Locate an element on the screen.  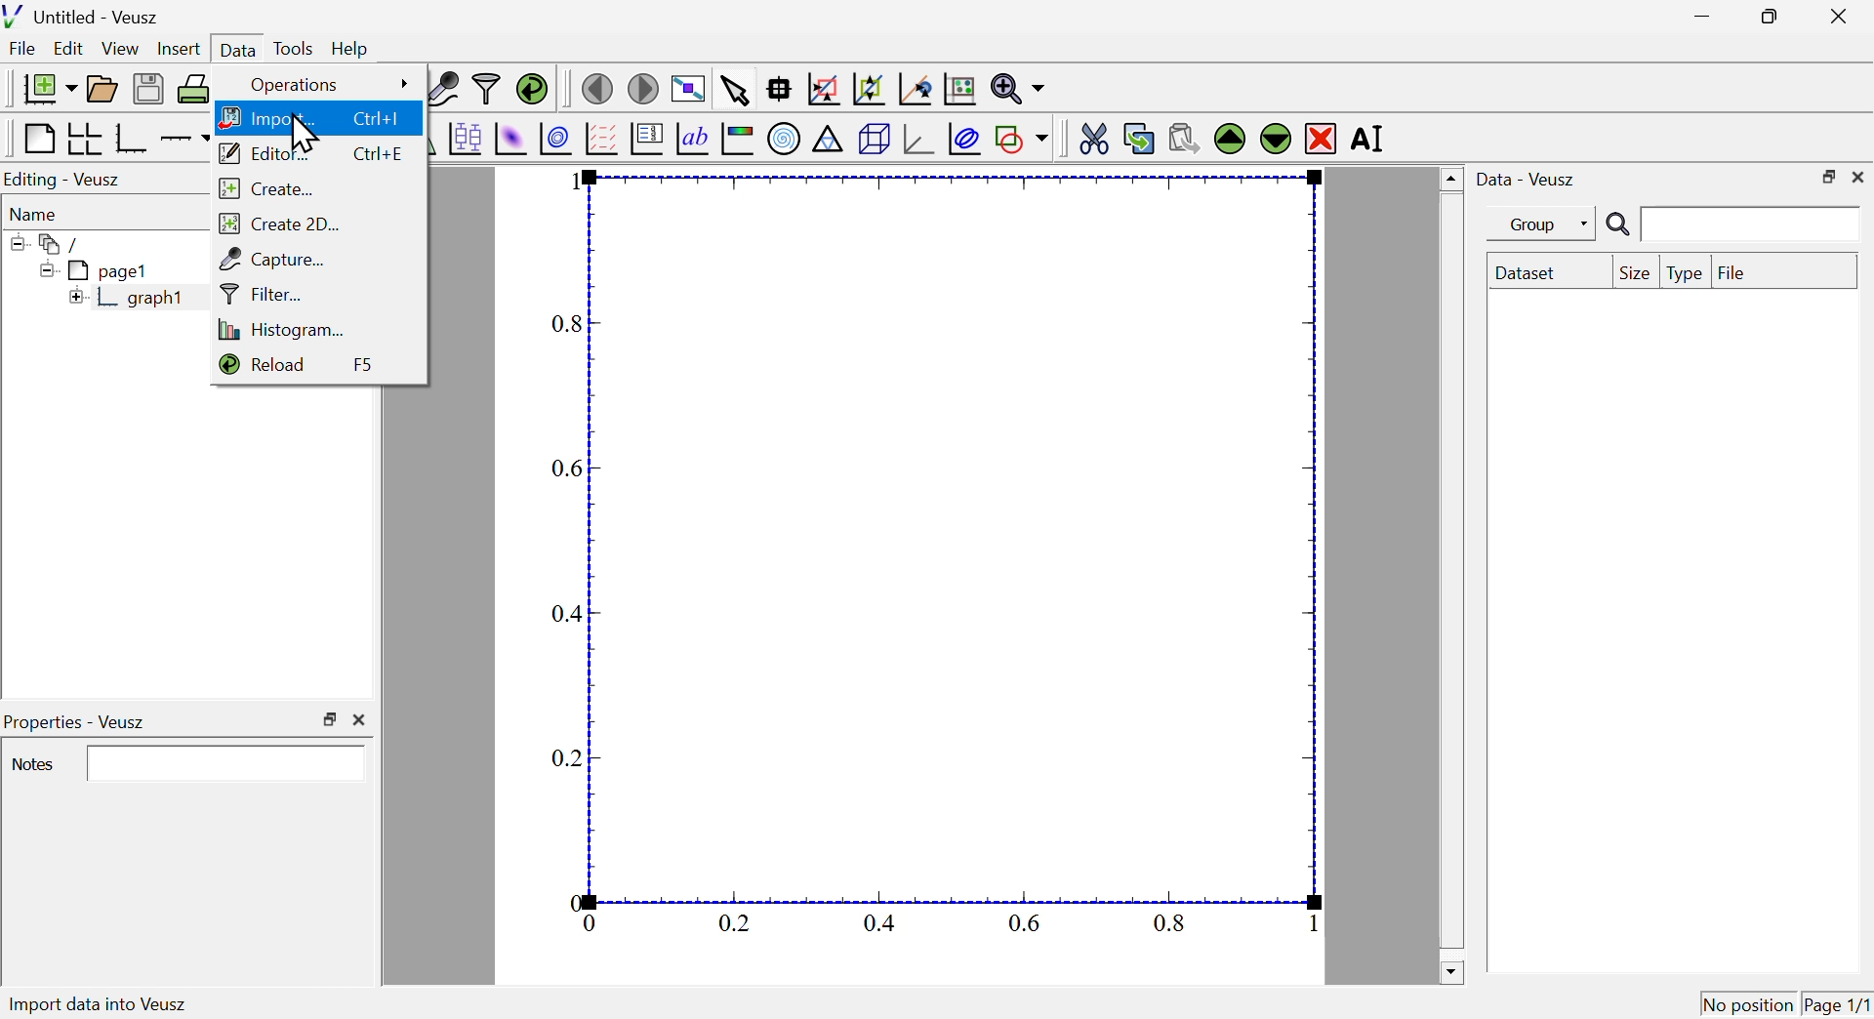
maximize is located at coordinates (1765, 18).